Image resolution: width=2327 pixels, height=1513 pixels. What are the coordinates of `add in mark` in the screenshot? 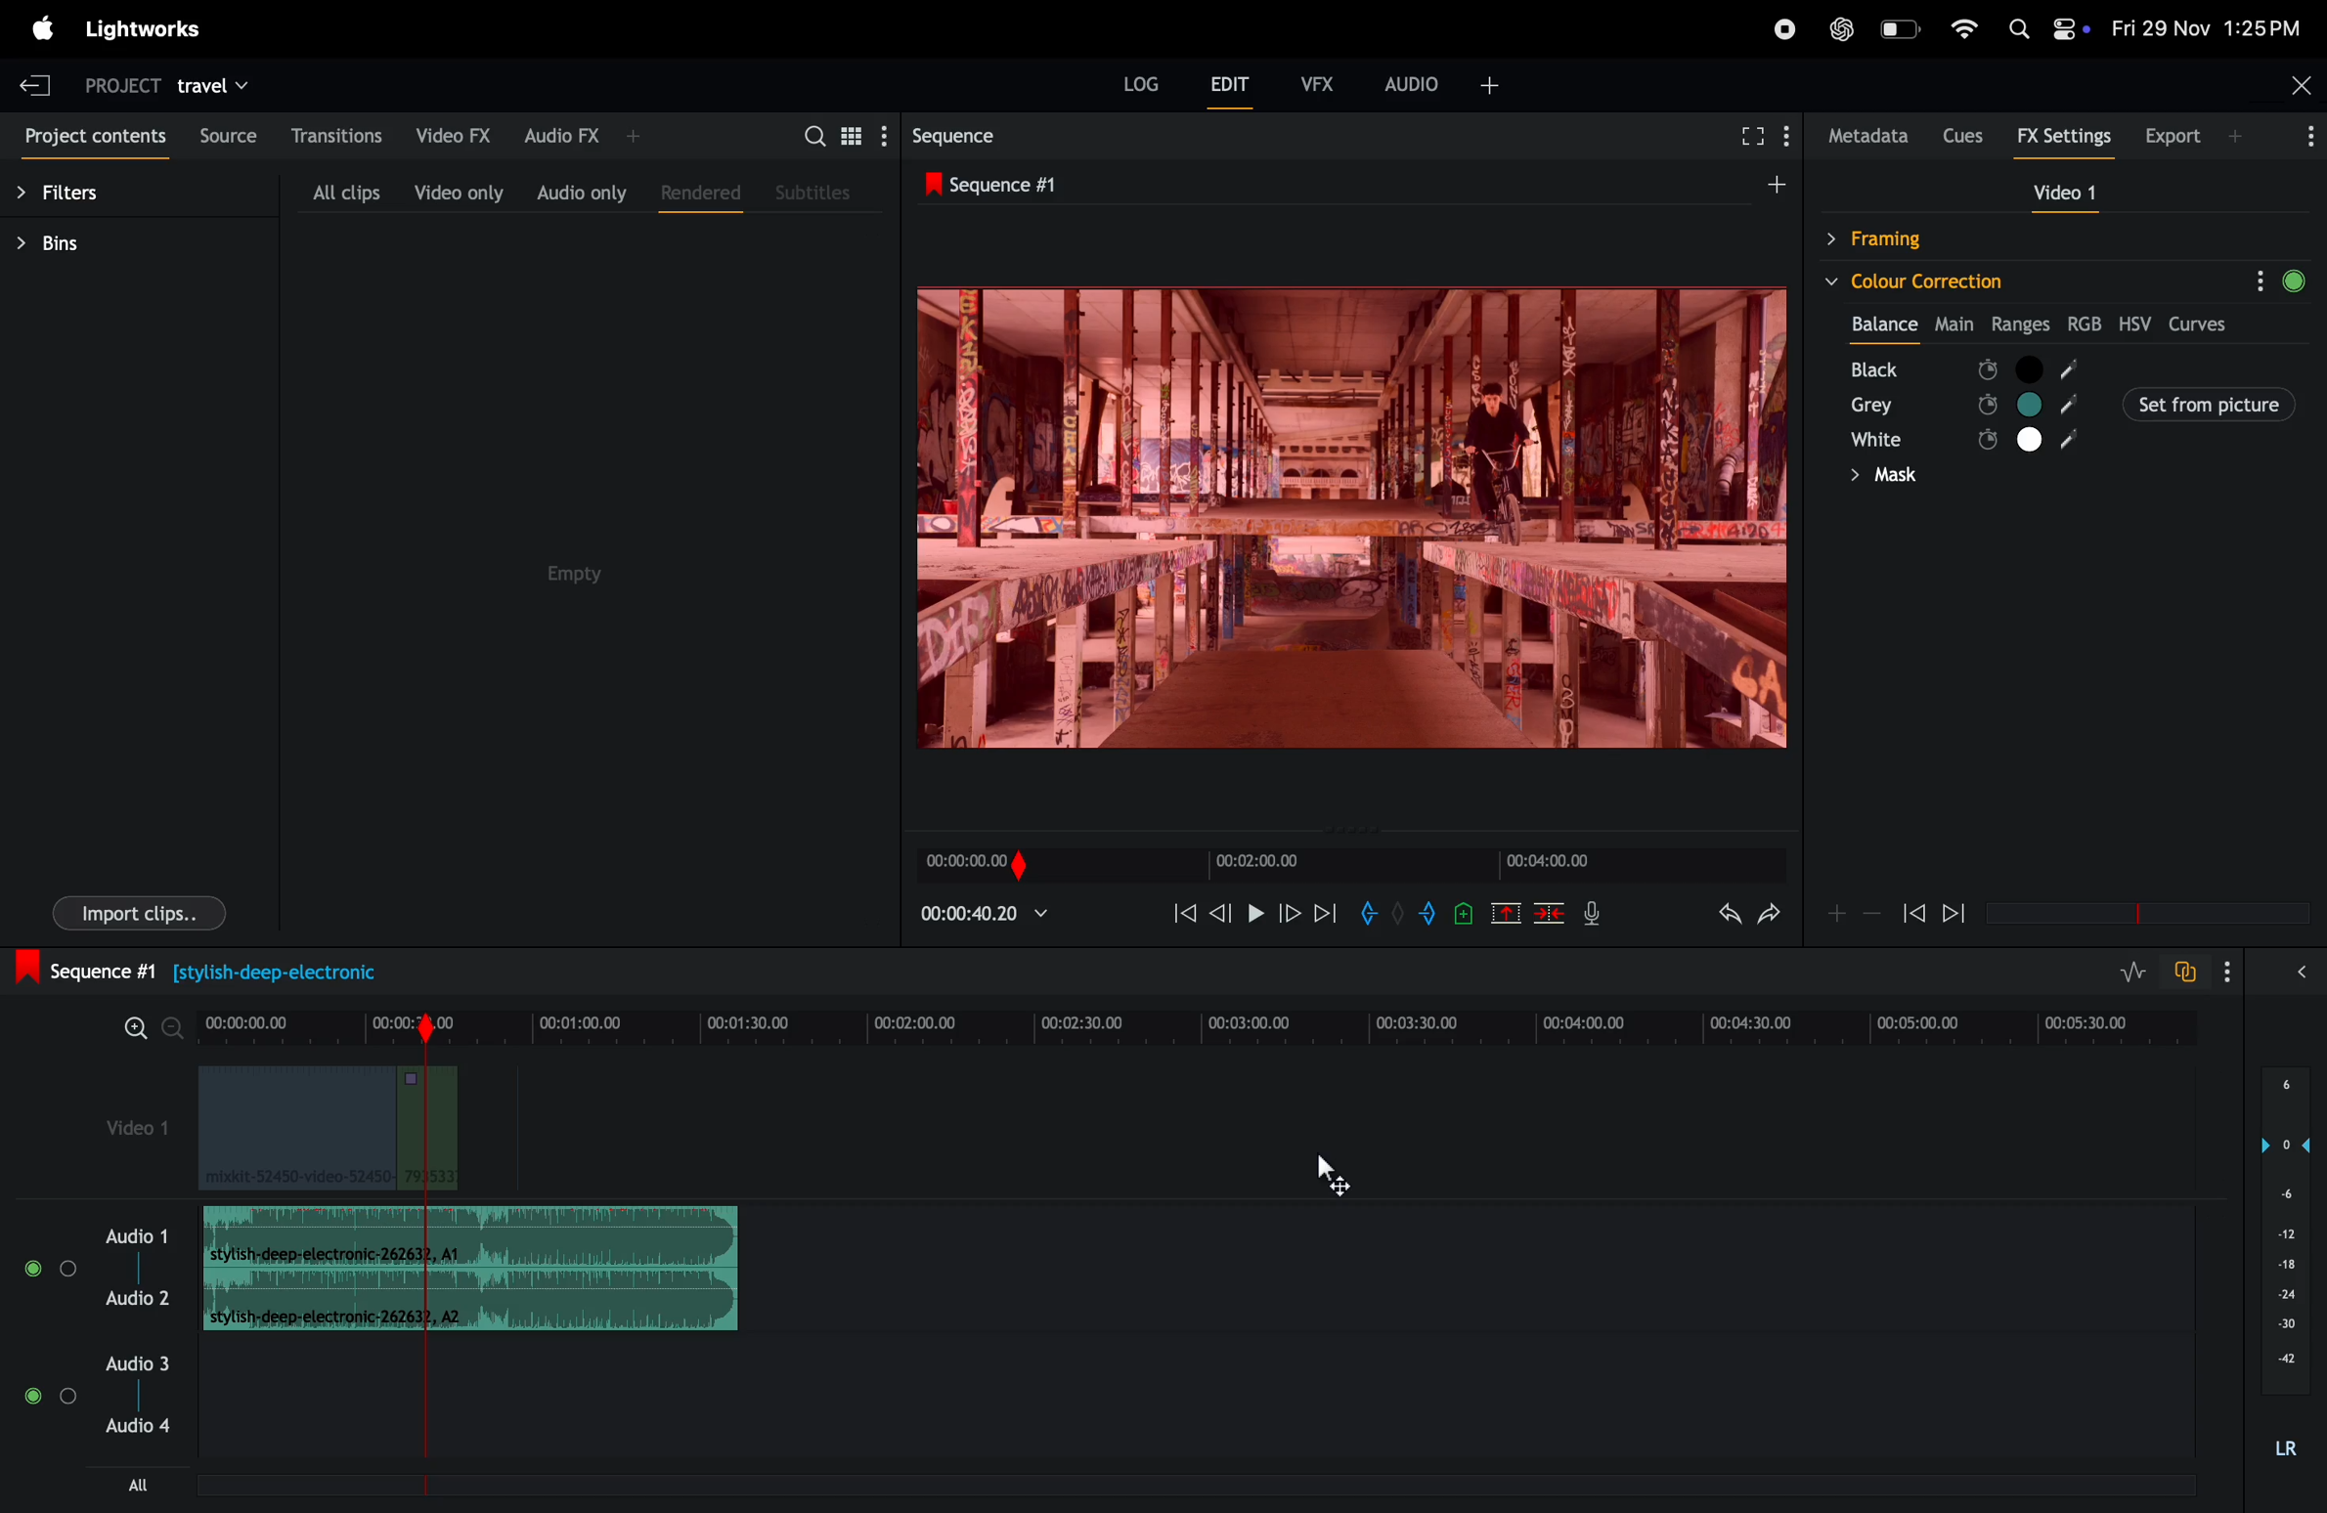 It's located at (1368, 913).